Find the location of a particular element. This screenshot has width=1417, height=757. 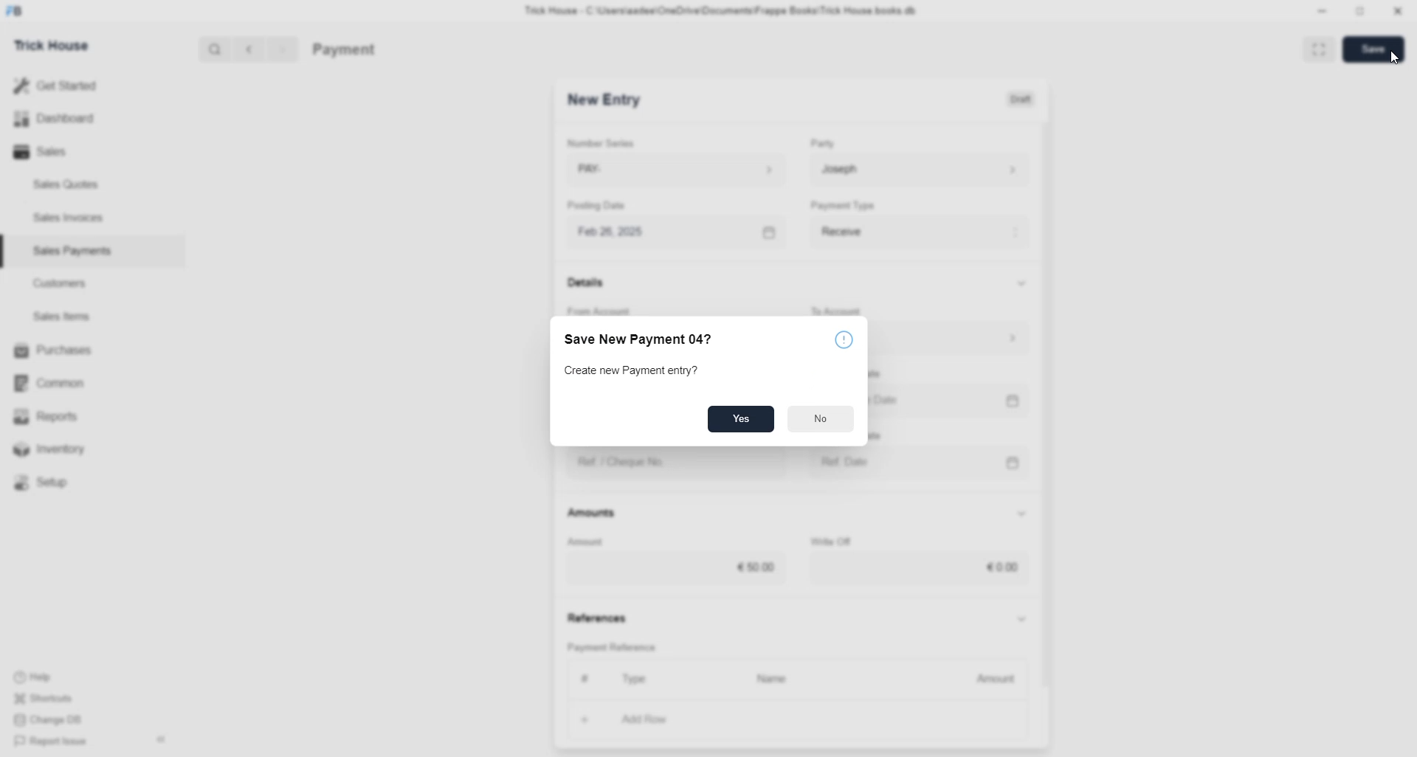

Customers is located at coordinates (64, 283).